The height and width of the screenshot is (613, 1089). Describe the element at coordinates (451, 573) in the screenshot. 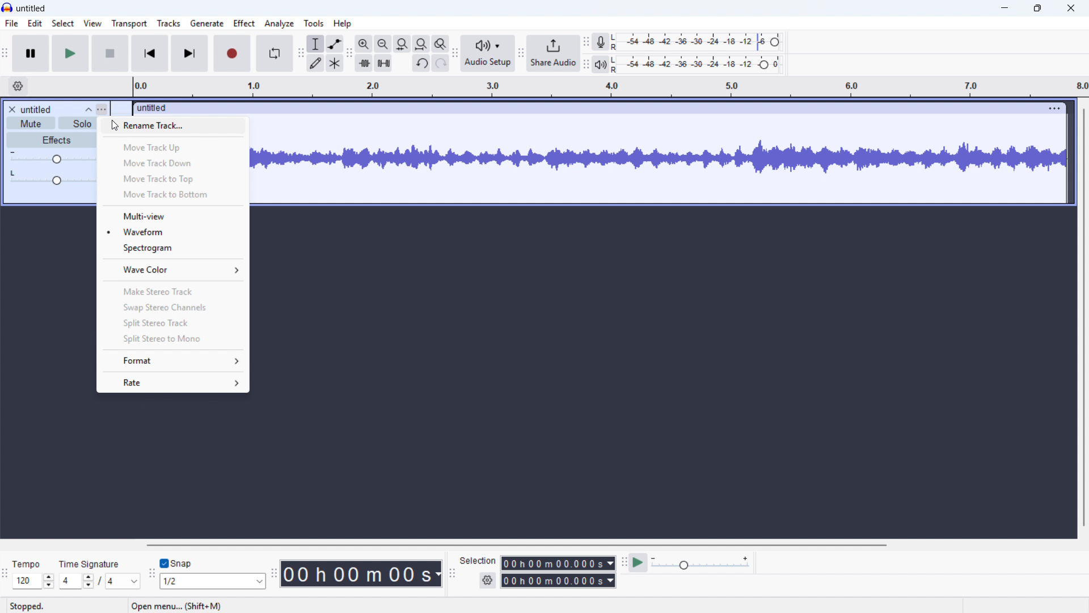

I see `Selection toolbar ` at that location.